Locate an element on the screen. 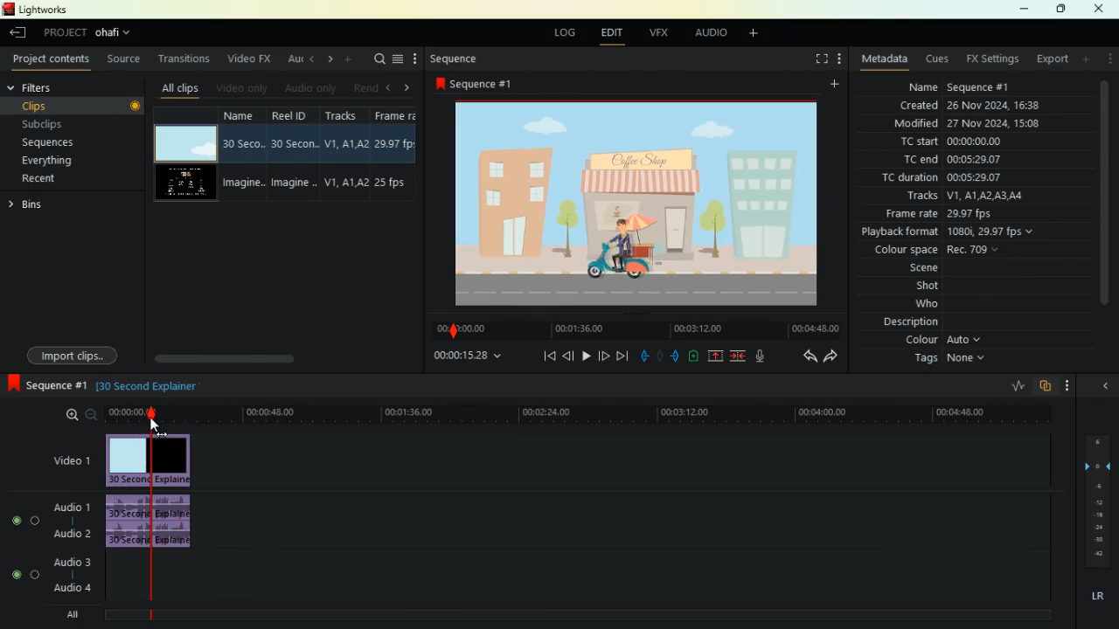 Image resolution: width=1119 pixels, height=629 pixels. cues is located at coordinates (939, 59).